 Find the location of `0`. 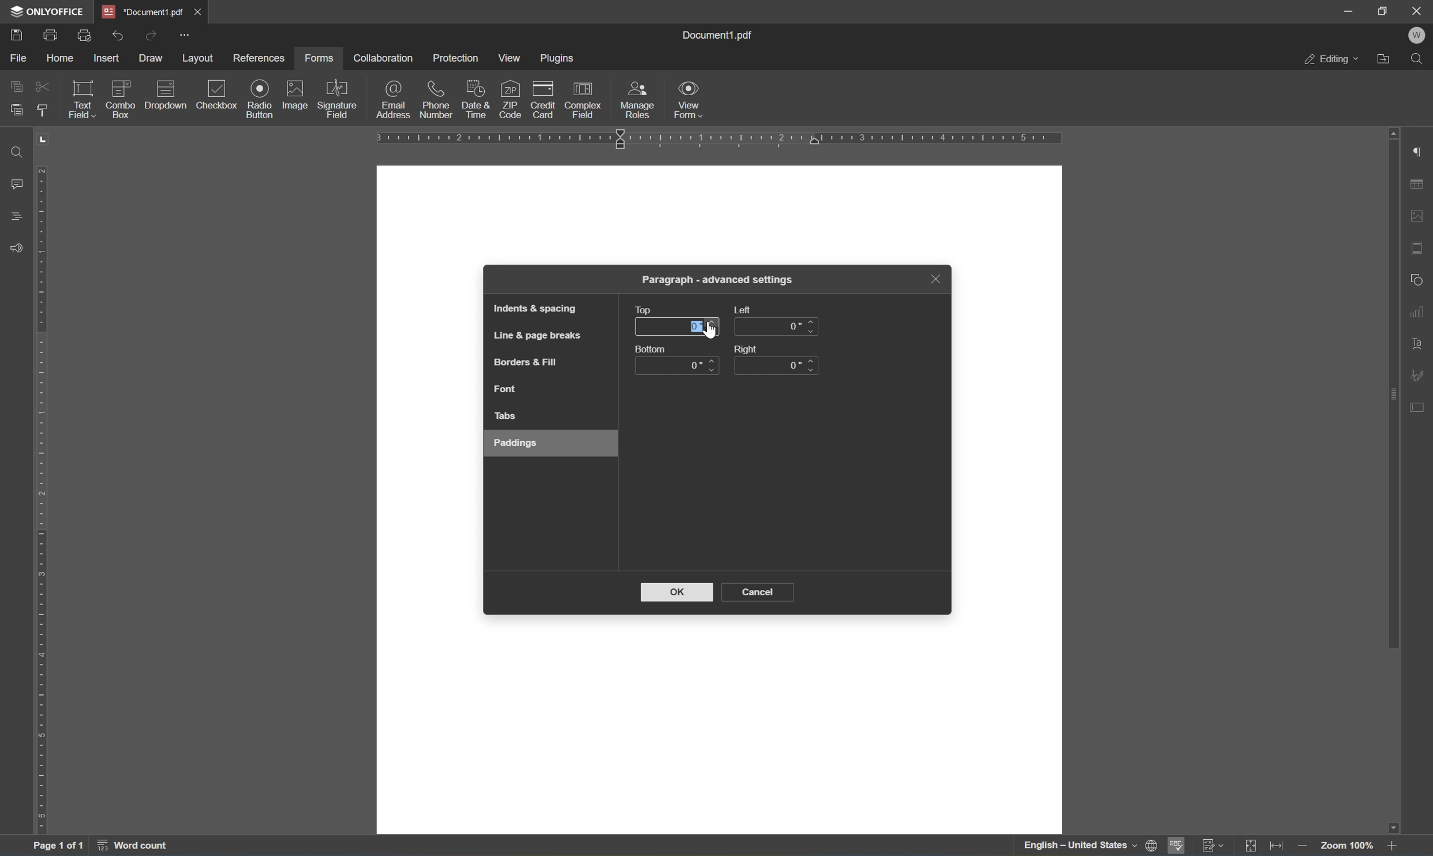

0 is located at coordinates (799, 325).